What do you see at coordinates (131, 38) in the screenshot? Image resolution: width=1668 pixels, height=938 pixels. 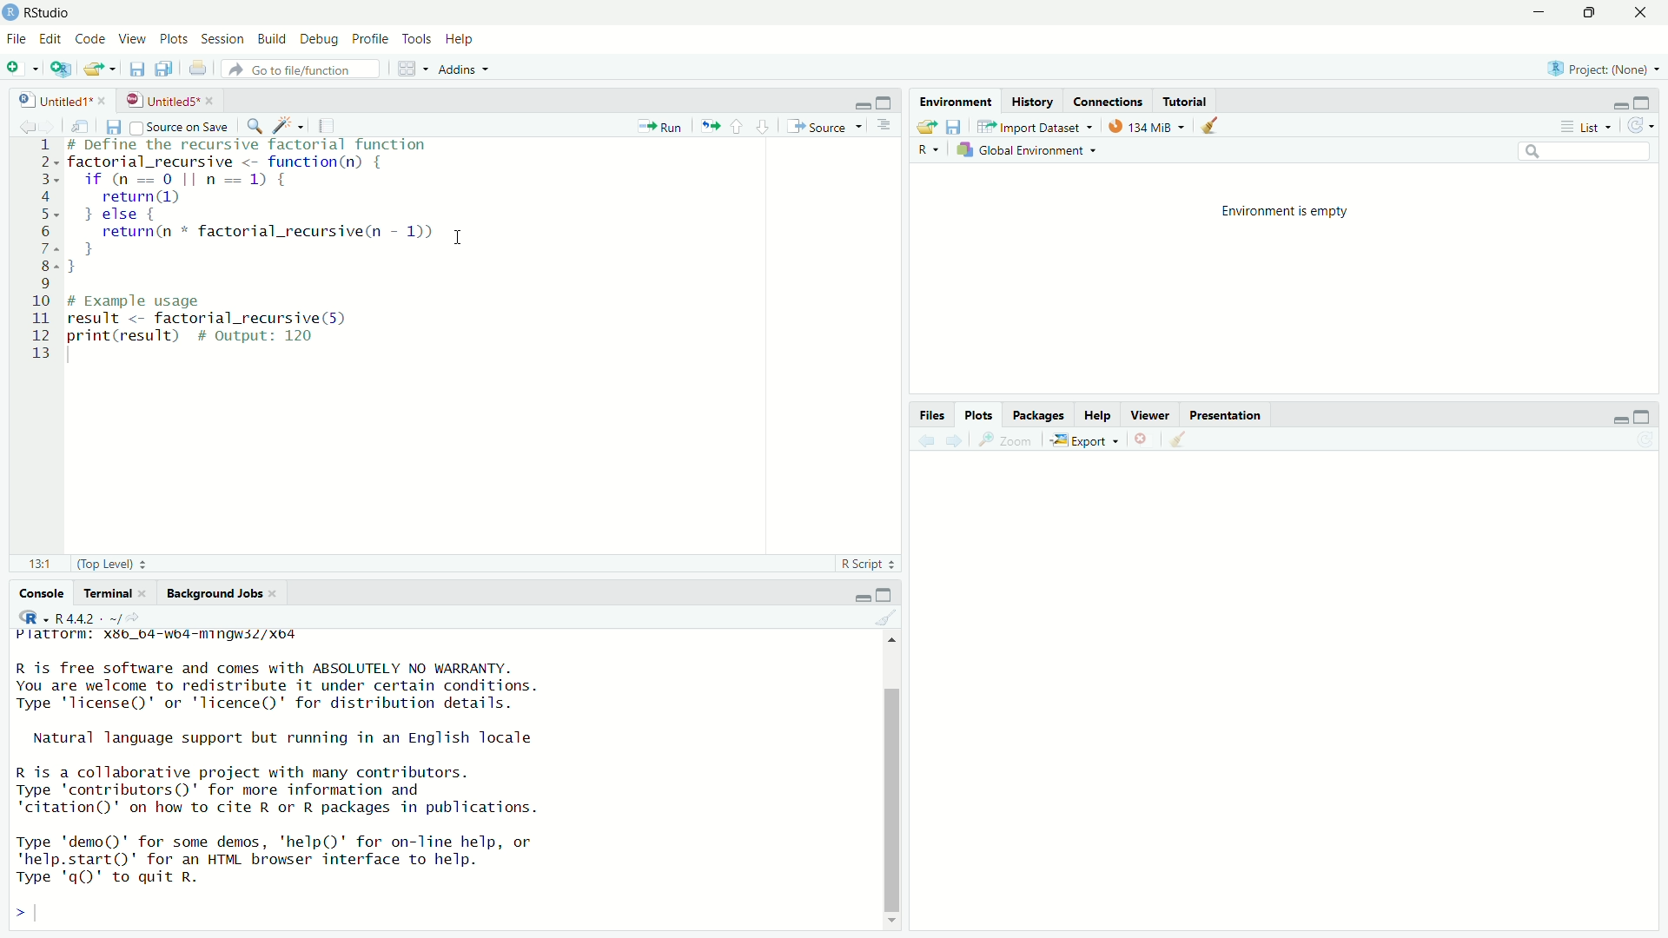 I see `View` at bounding box center [131, 38].